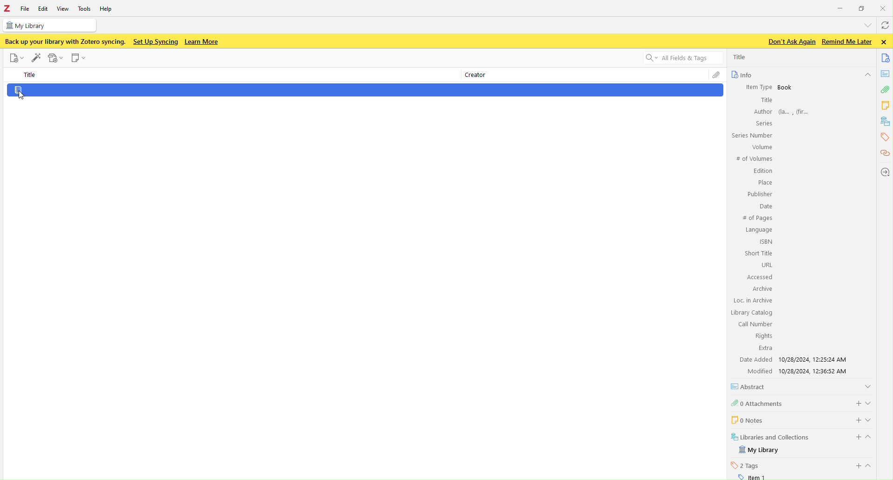  I want to click on tools bar, so click(882, 115).